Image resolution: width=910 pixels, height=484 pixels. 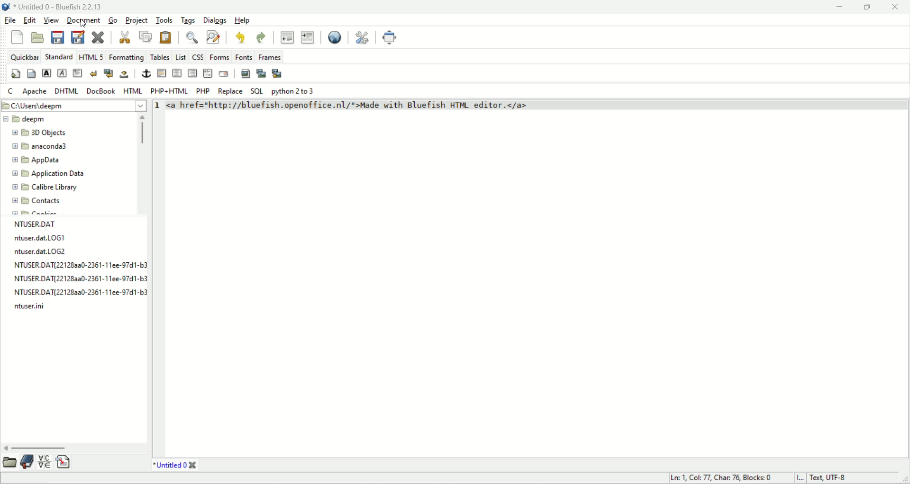 What do you see at coordinates (140, 165) in the screenshot?
I see `vertical scroll bar` at bounding box center [140, 165].